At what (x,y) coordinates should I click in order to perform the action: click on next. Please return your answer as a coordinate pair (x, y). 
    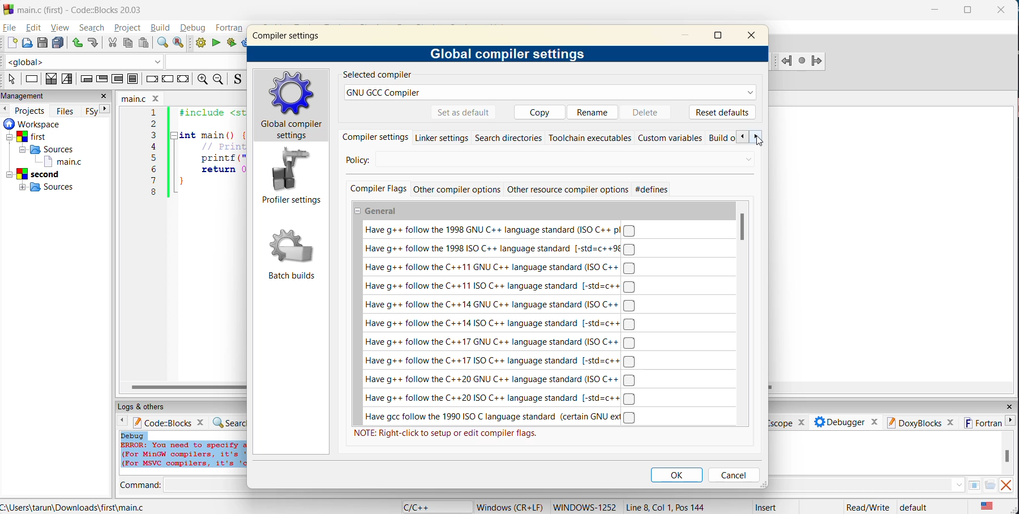
    Looking at the image, I should click on (755, 138).